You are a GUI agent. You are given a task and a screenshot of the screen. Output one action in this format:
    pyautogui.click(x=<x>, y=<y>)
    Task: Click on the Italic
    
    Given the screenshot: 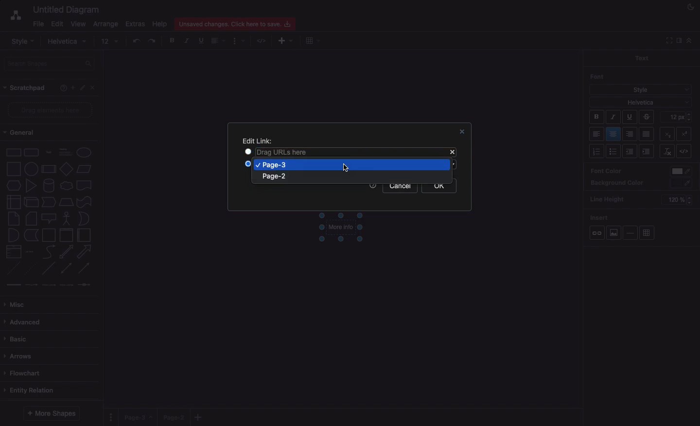 What is the action you would take?
    pyautogui.click(x=613, y=117)
    